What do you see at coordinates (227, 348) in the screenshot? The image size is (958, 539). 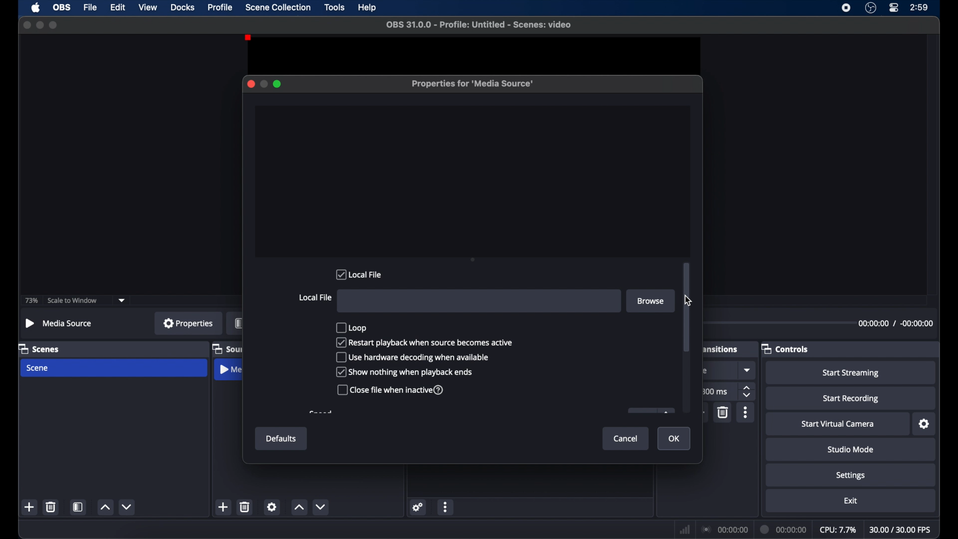 I see `obscure label` at bounding box center [227, 348].